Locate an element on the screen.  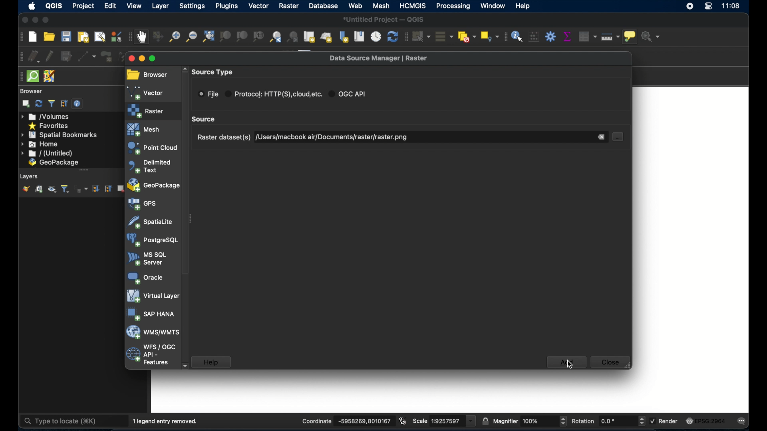
help is located at coordinates (524, 6).